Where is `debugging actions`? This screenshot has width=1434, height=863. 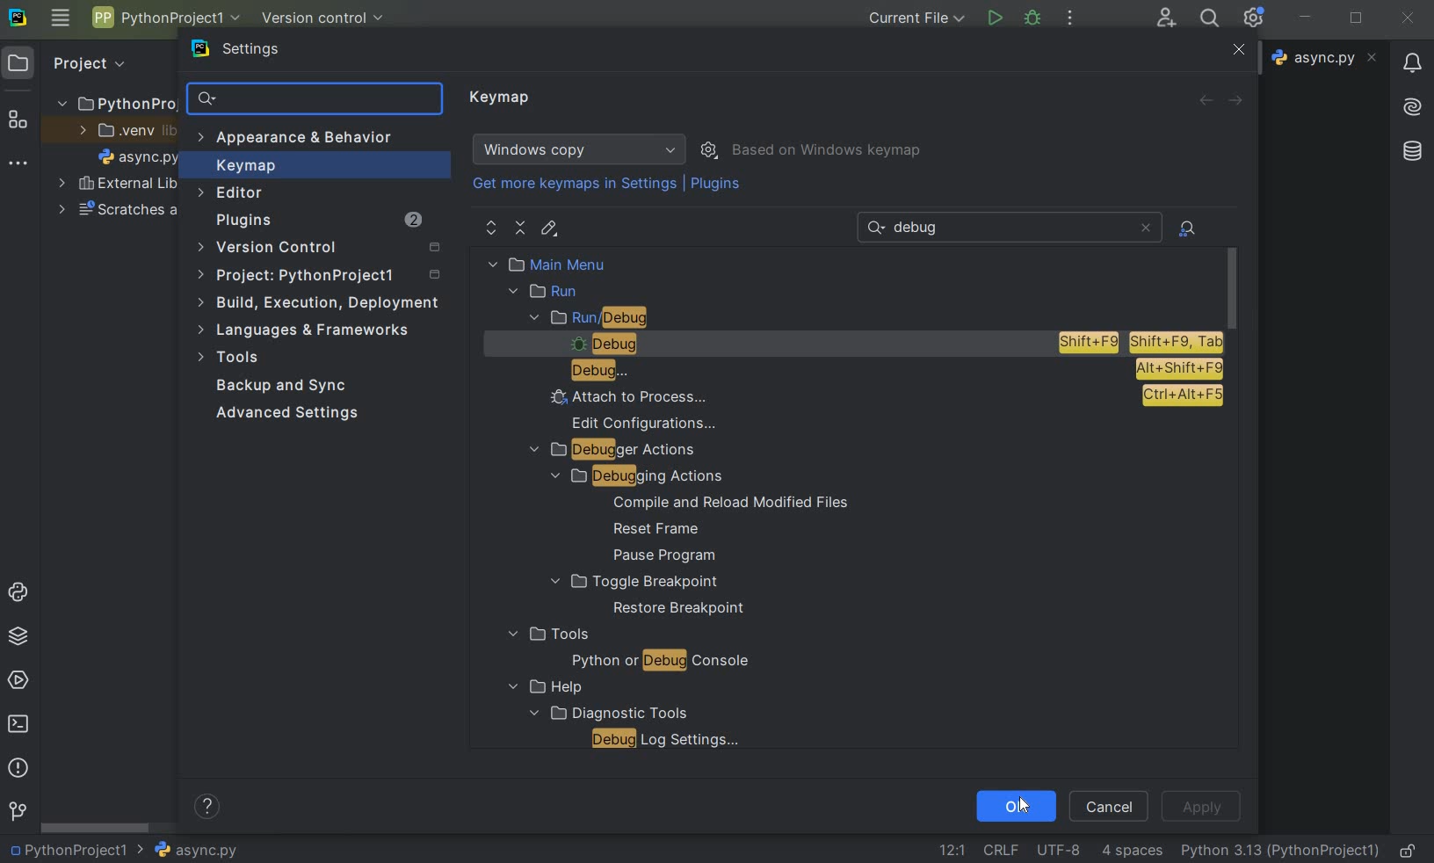
debugging actions is located at coordinates (629, 476).